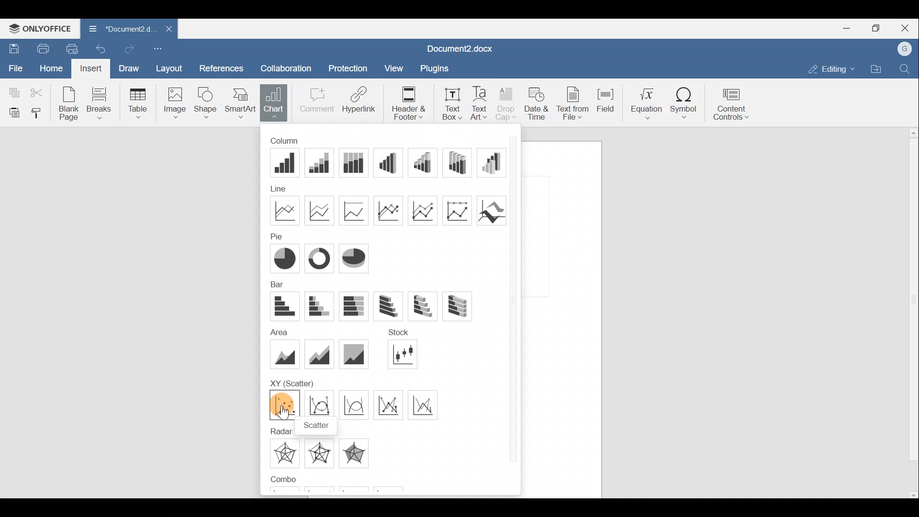  I want to click on Content controls, so click(734, 104).